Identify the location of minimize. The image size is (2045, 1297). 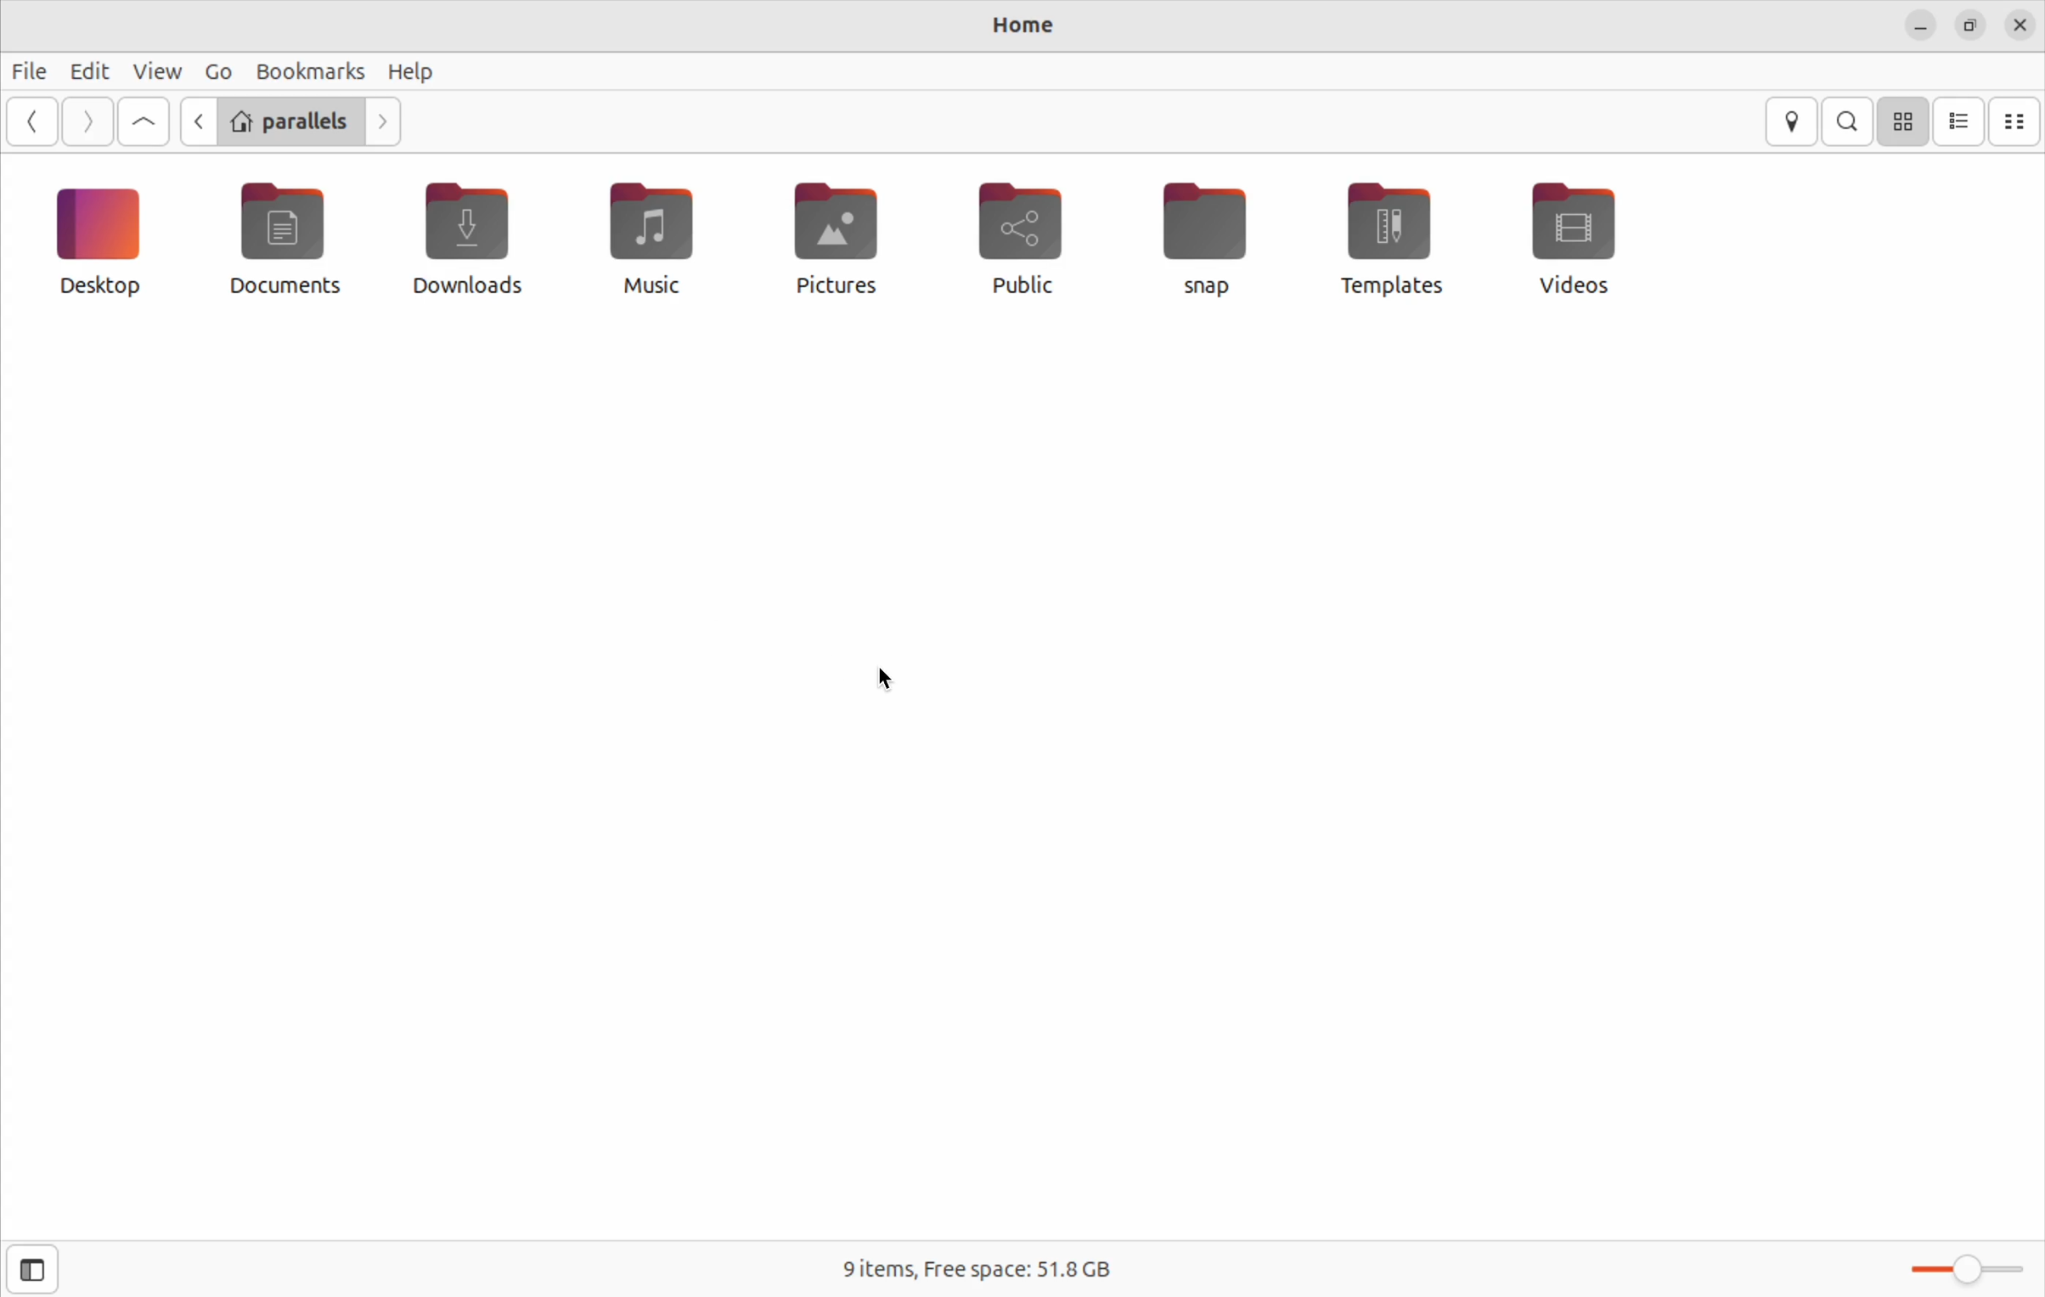
(1914, 24).